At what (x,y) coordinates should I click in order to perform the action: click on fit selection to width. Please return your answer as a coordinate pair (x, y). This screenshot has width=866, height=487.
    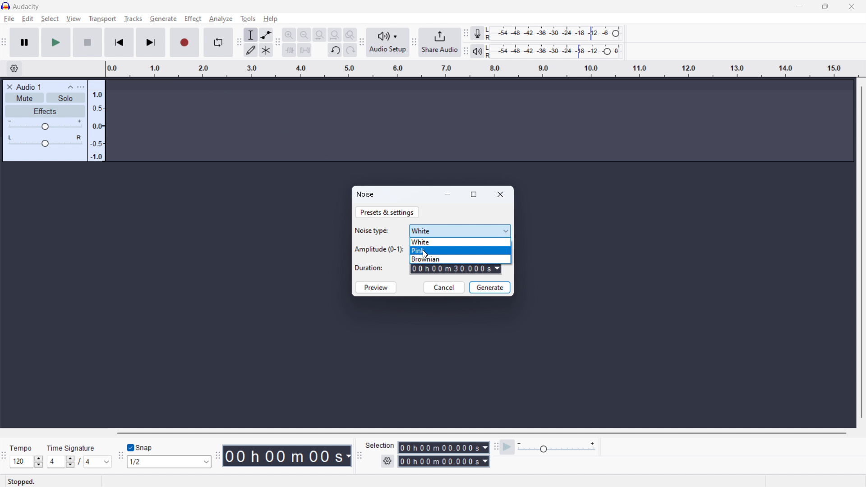
    Looking at the image, I should click on (319, 34).